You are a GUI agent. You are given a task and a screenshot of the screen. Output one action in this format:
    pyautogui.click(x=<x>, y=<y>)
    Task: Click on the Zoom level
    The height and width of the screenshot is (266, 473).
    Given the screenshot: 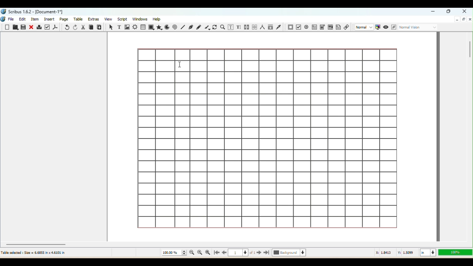 What is the action you would take?
    pyautogui.click(x=455, y=252)
    